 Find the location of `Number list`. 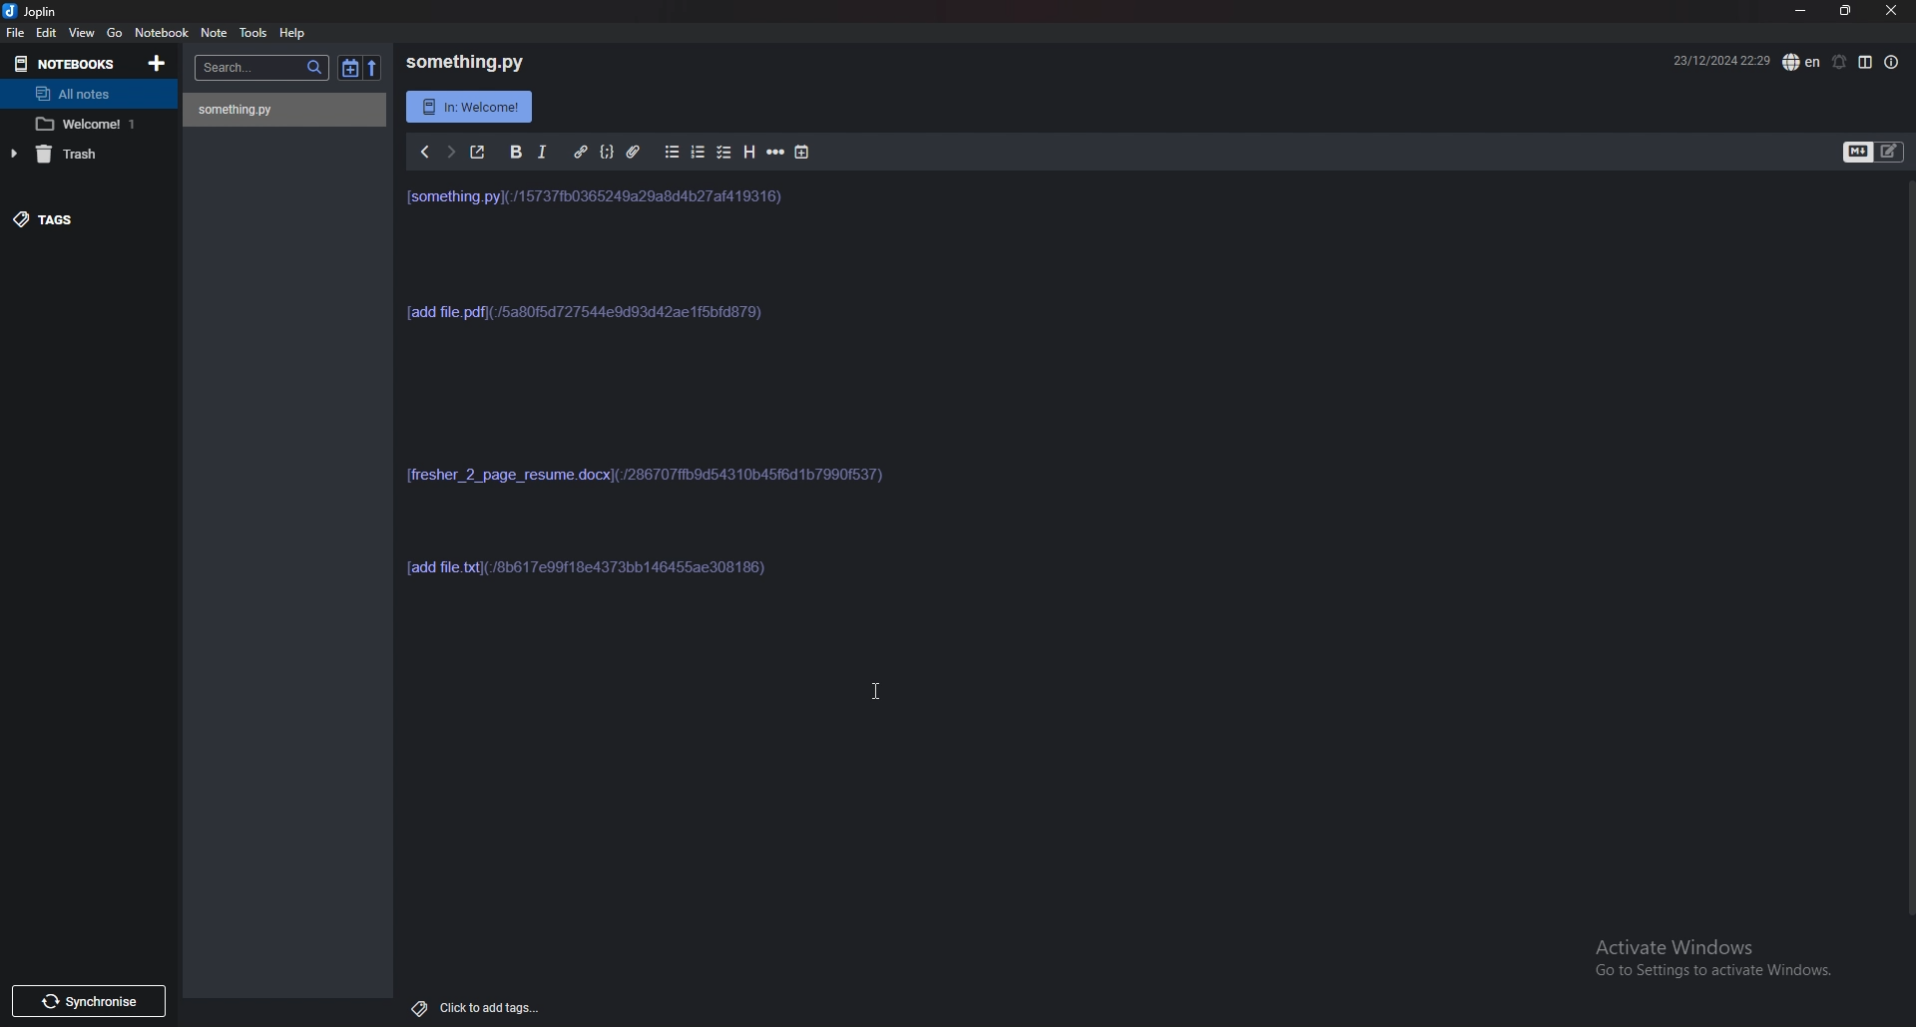

Number list is located at coordinates (698, 154).